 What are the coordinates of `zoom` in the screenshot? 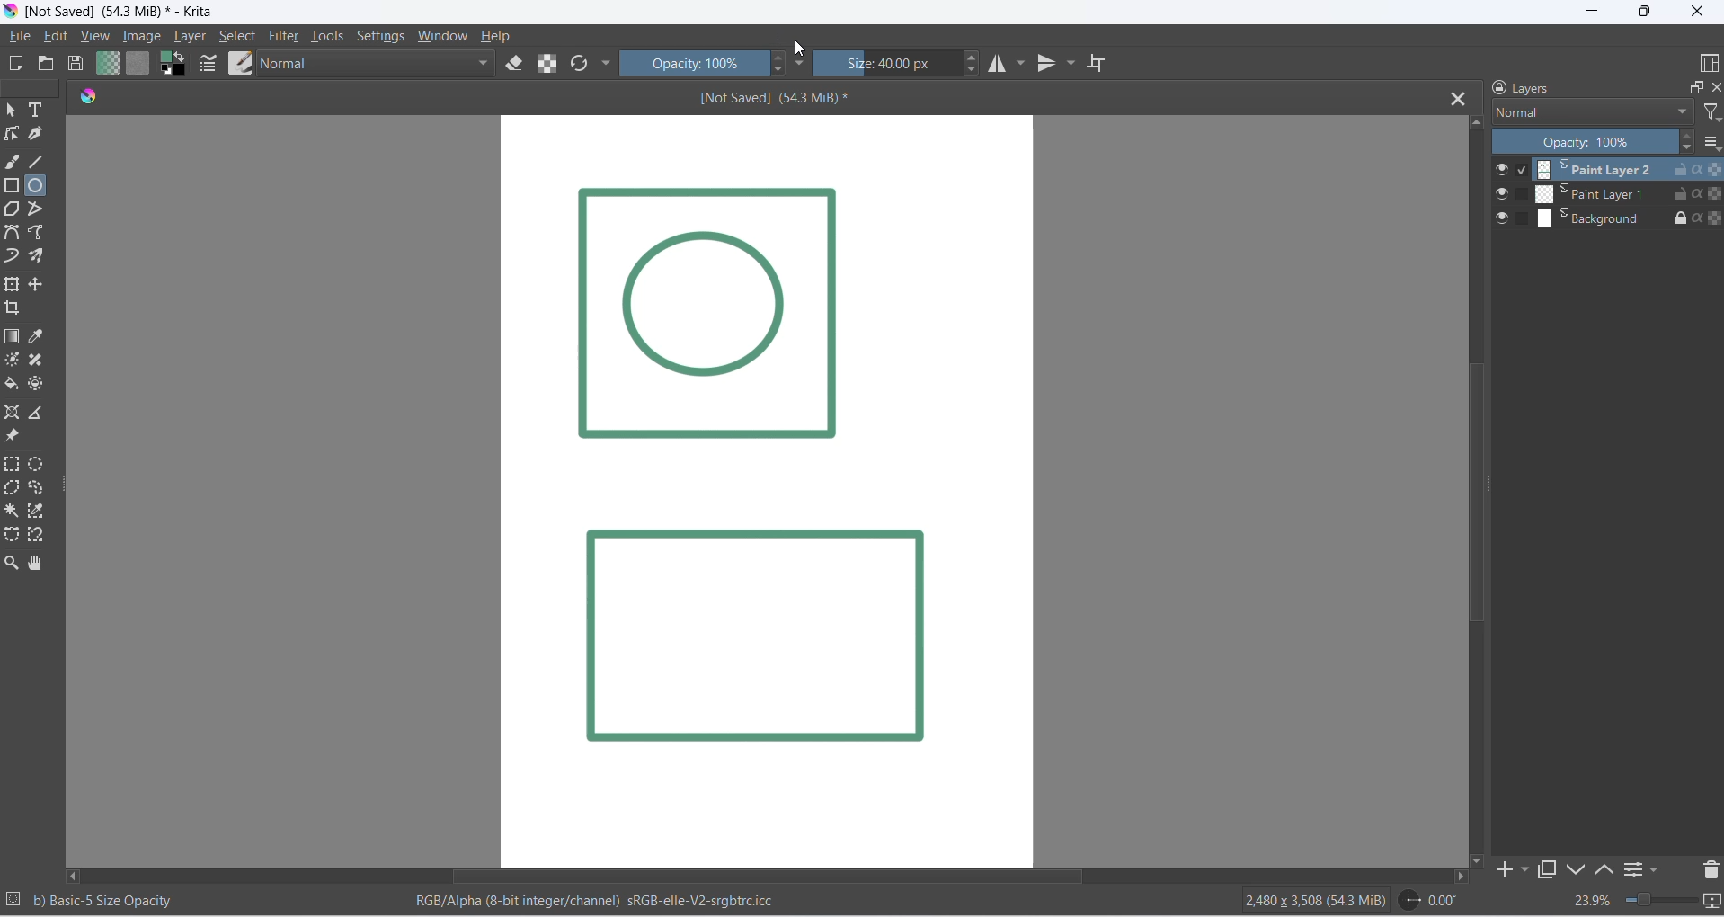 It's located at (1663, 898).